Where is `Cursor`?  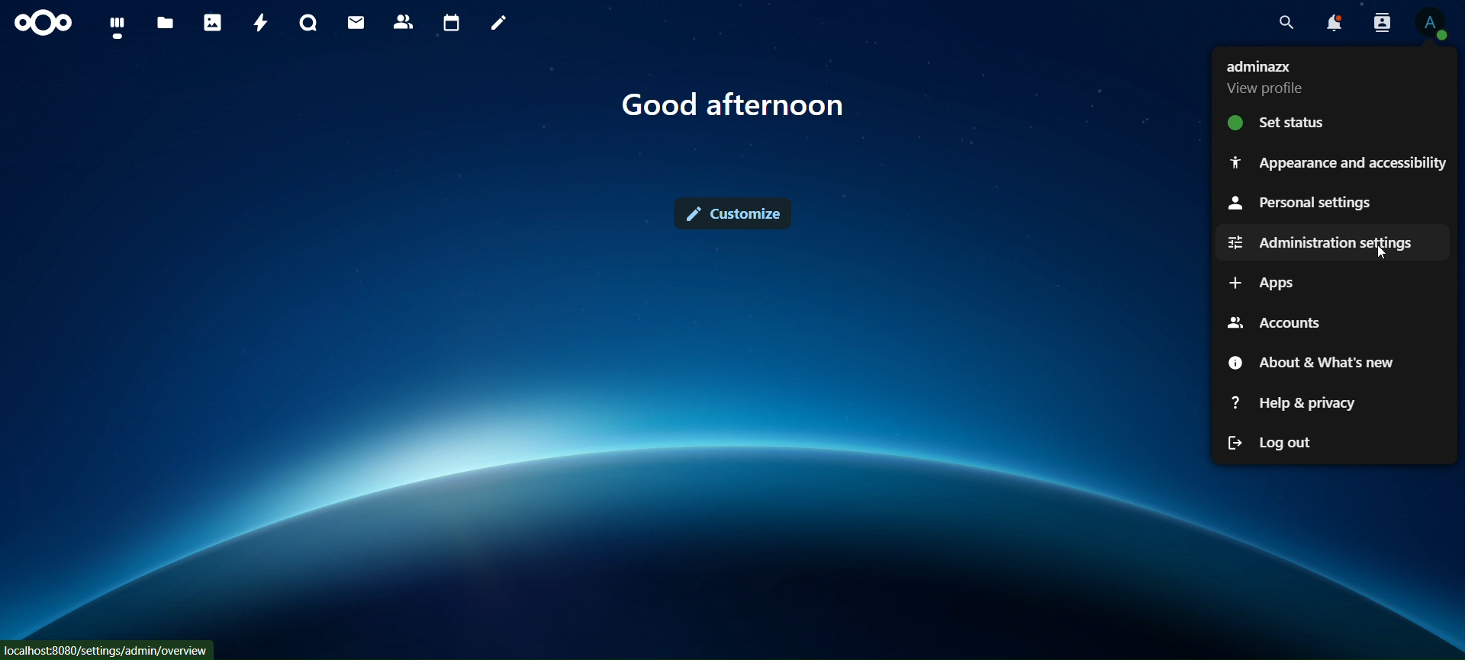 Cursor is located at coordinates (1384, 254).